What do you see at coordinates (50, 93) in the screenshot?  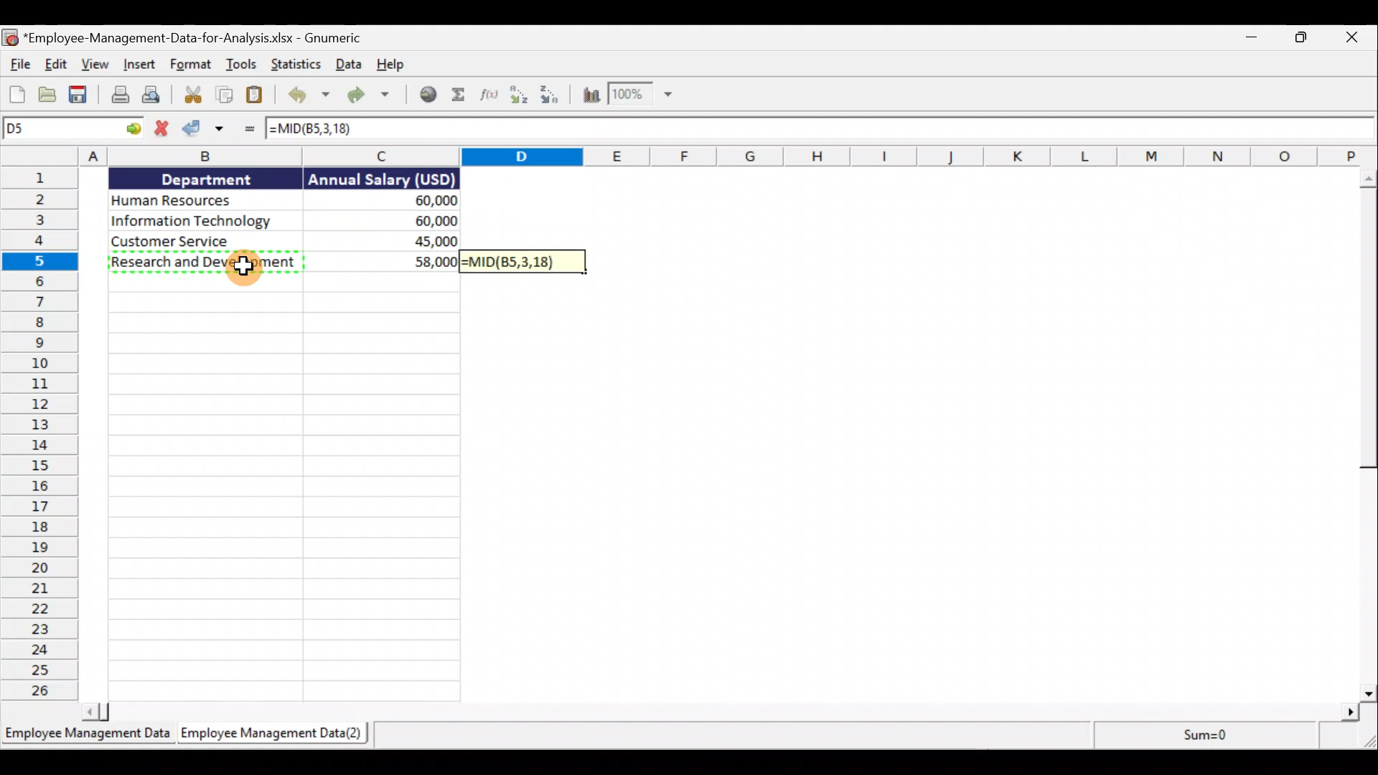 I see `Open a file` at bounding box center [50, 93].